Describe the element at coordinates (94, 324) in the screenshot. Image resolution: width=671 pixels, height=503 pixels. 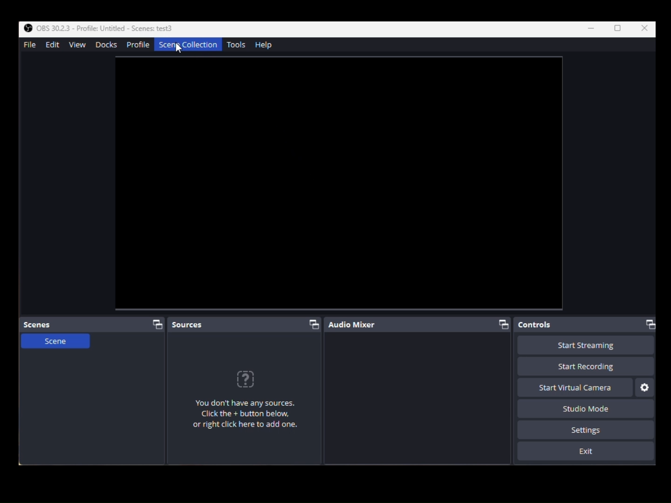
I see `Scenes` at that location.